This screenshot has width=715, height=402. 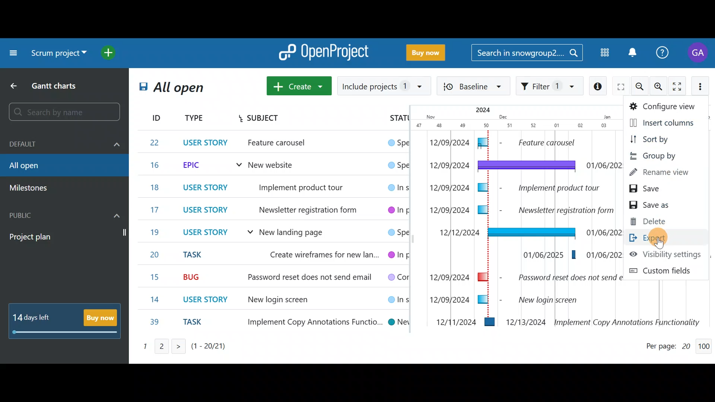 What do you see at coordinates (311, 186) in the screenshot?
I see `Implement product tour` at bounding box center [311, 186].